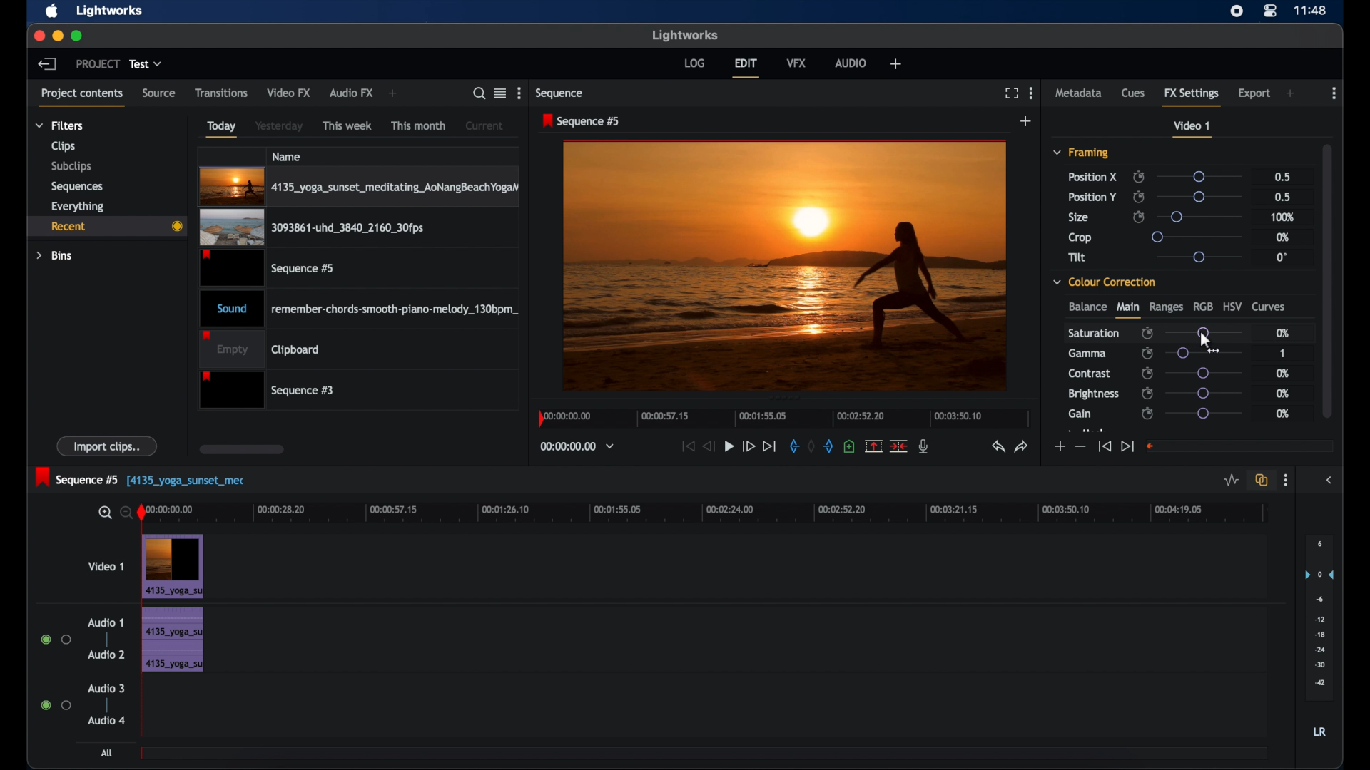 This screenshot has width=1370, height=770. What do you see at coordinates (1204, 373) in the screenshot?
I see `slider` at bounding box center [1204, 373].